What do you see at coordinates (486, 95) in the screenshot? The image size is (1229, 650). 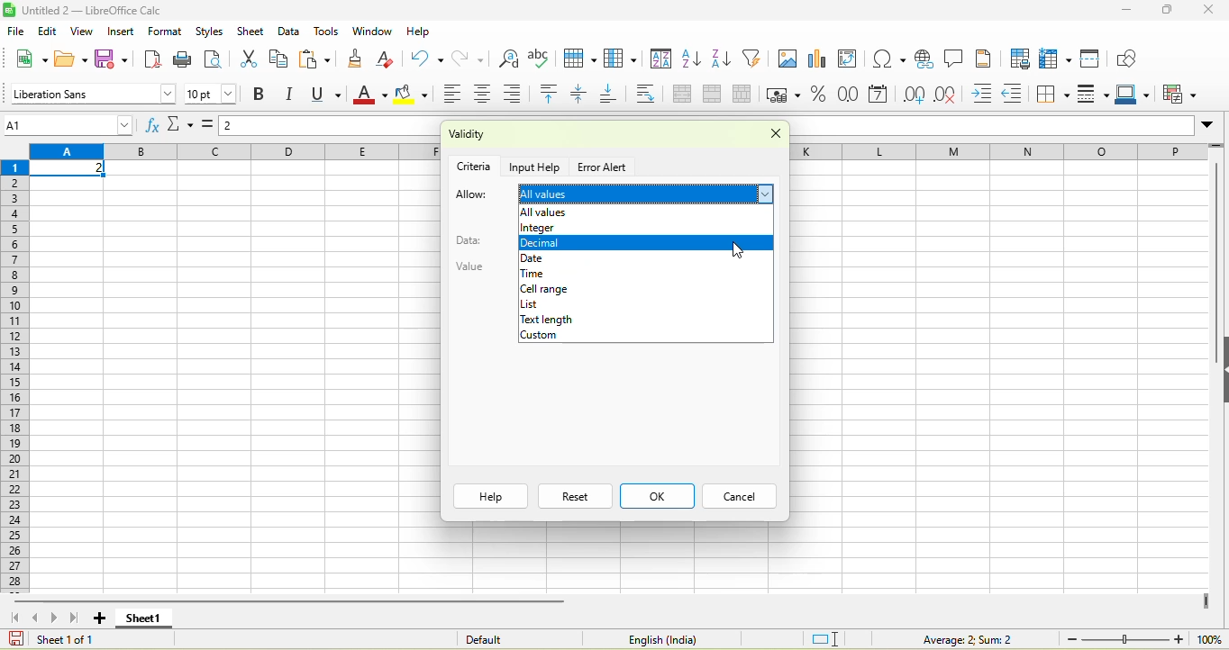 I see `align center` at bounding box center [486, 95].